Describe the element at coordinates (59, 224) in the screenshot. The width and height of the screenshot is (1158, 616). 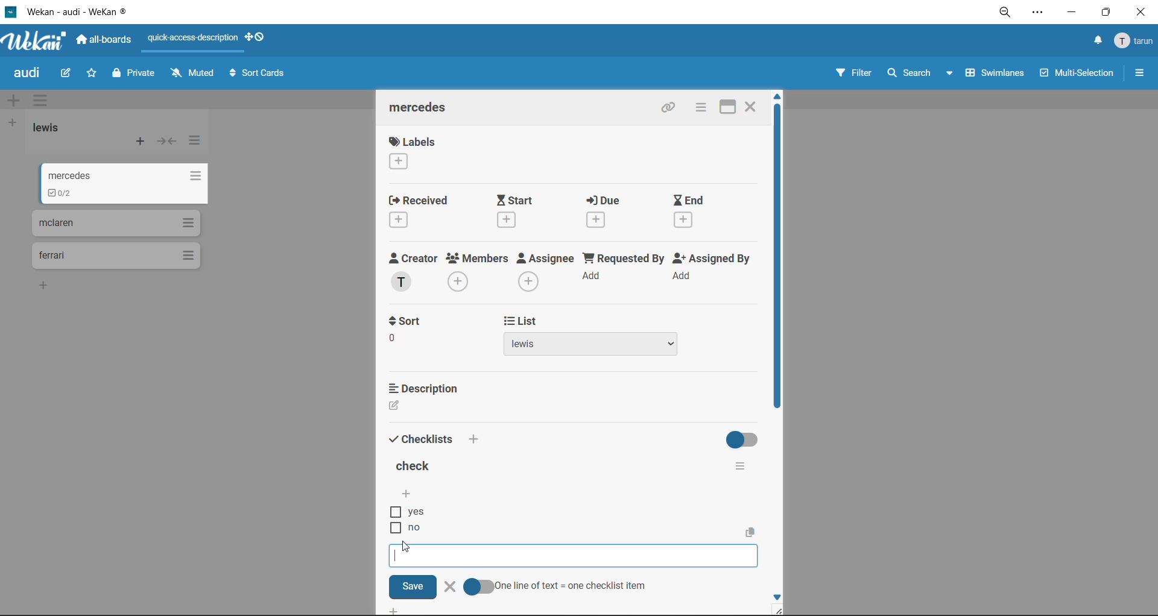
I see `mclaren` at that location.